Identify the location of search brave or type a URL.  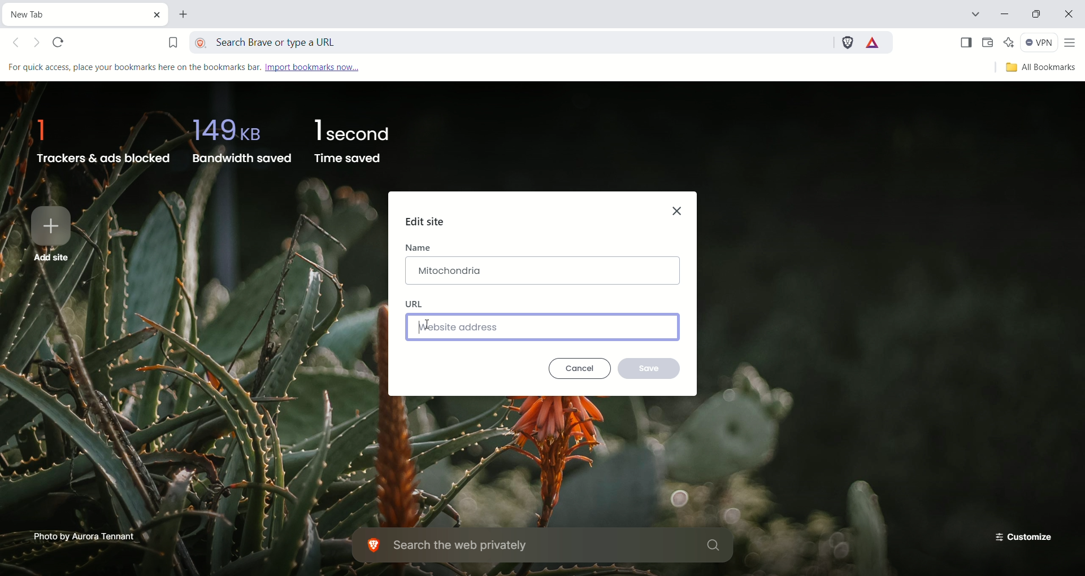
(513, 40).